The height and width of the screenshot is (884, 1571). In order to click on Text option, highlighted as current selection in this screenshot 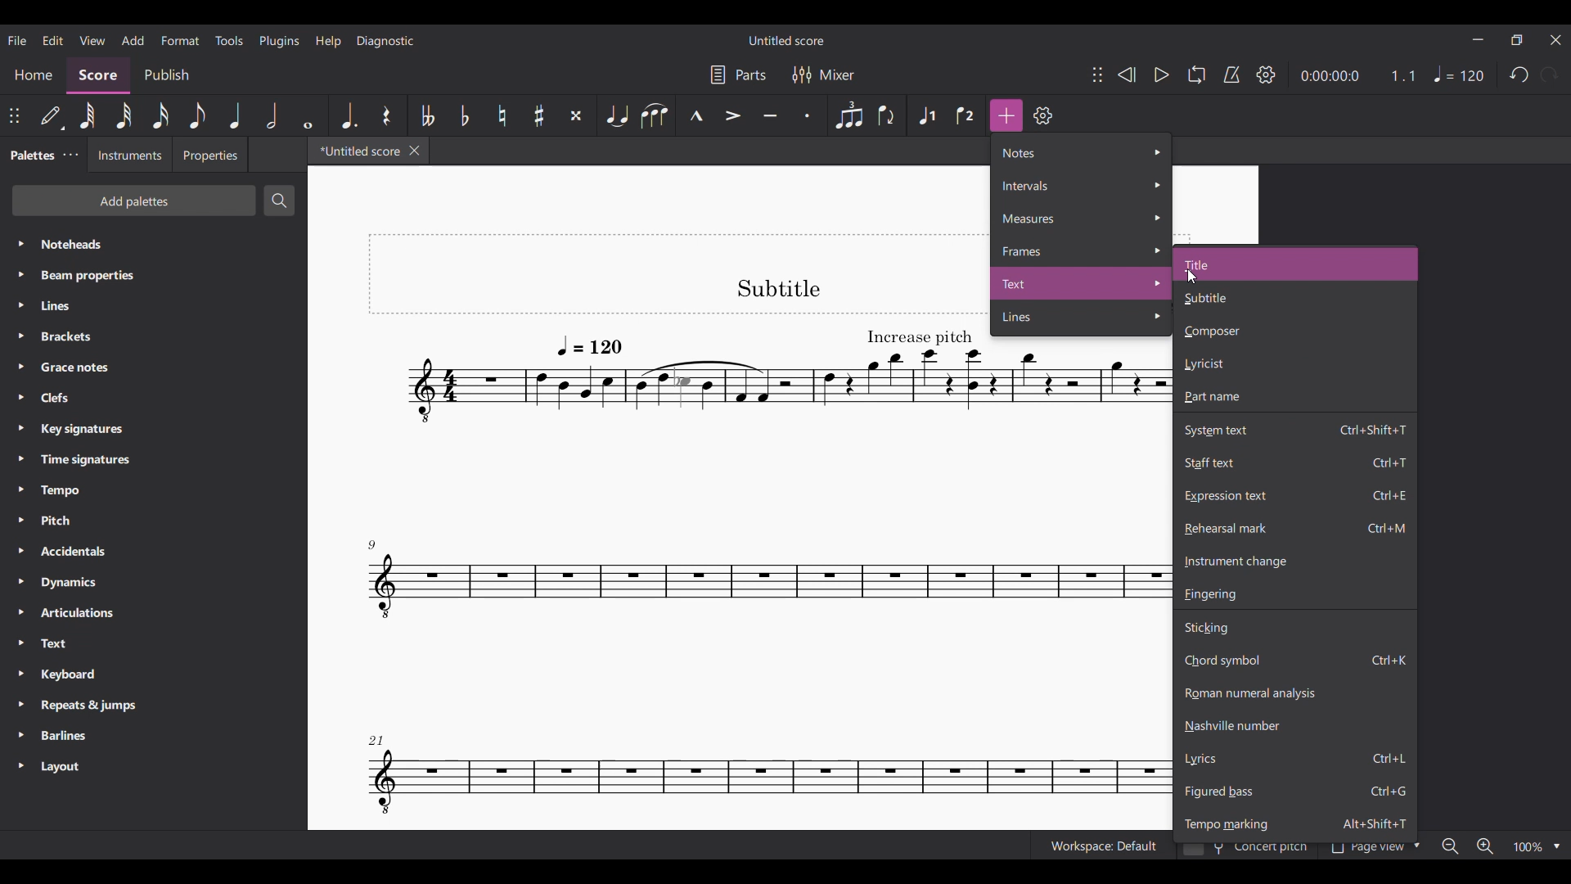, I will do `click(1082, 283)`.